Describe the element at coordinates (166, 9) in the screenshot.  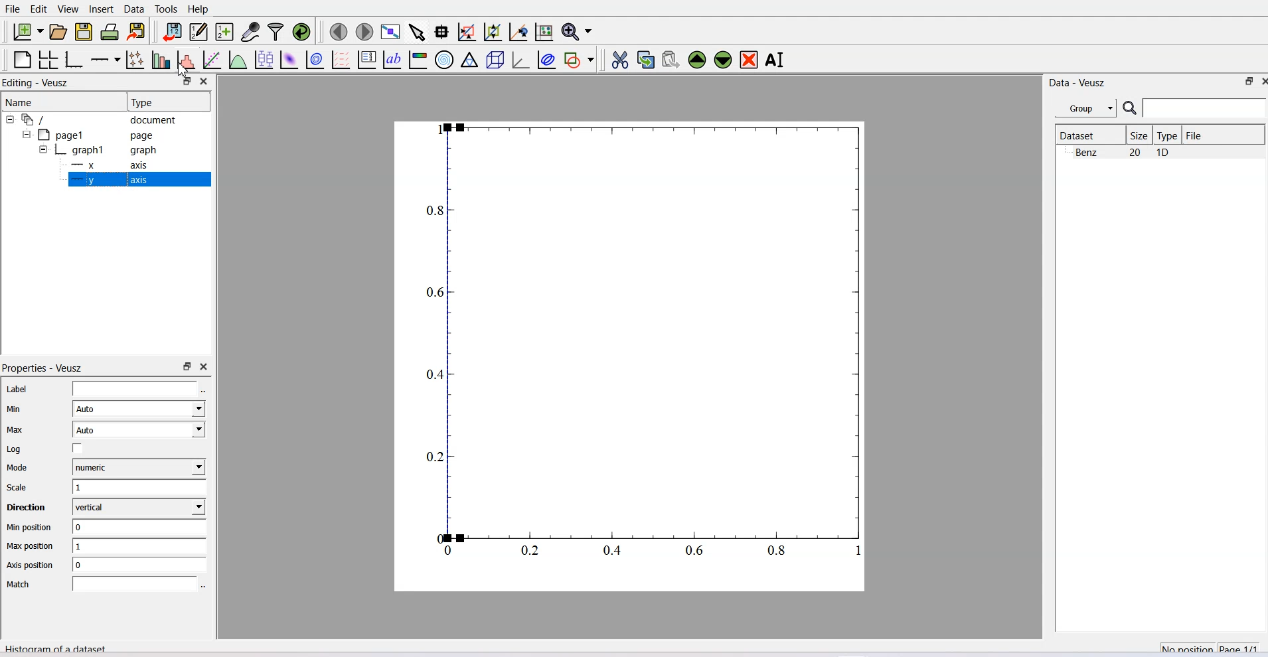
I see `Tools` at that location.